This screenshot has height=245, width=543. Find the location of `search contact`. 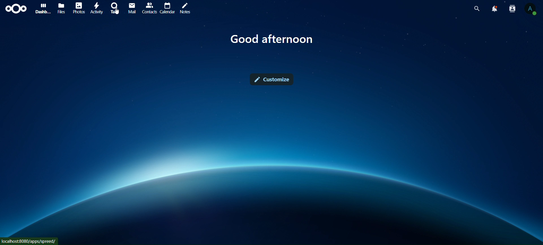

search contact is located at coordinates (512, 9).